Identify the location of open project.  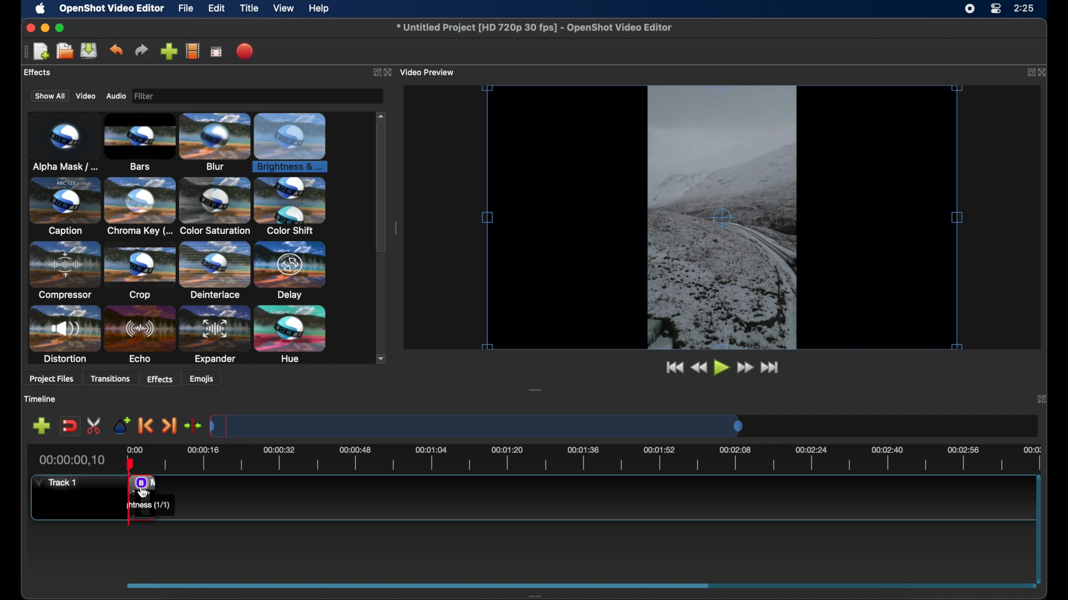
(65, 51).